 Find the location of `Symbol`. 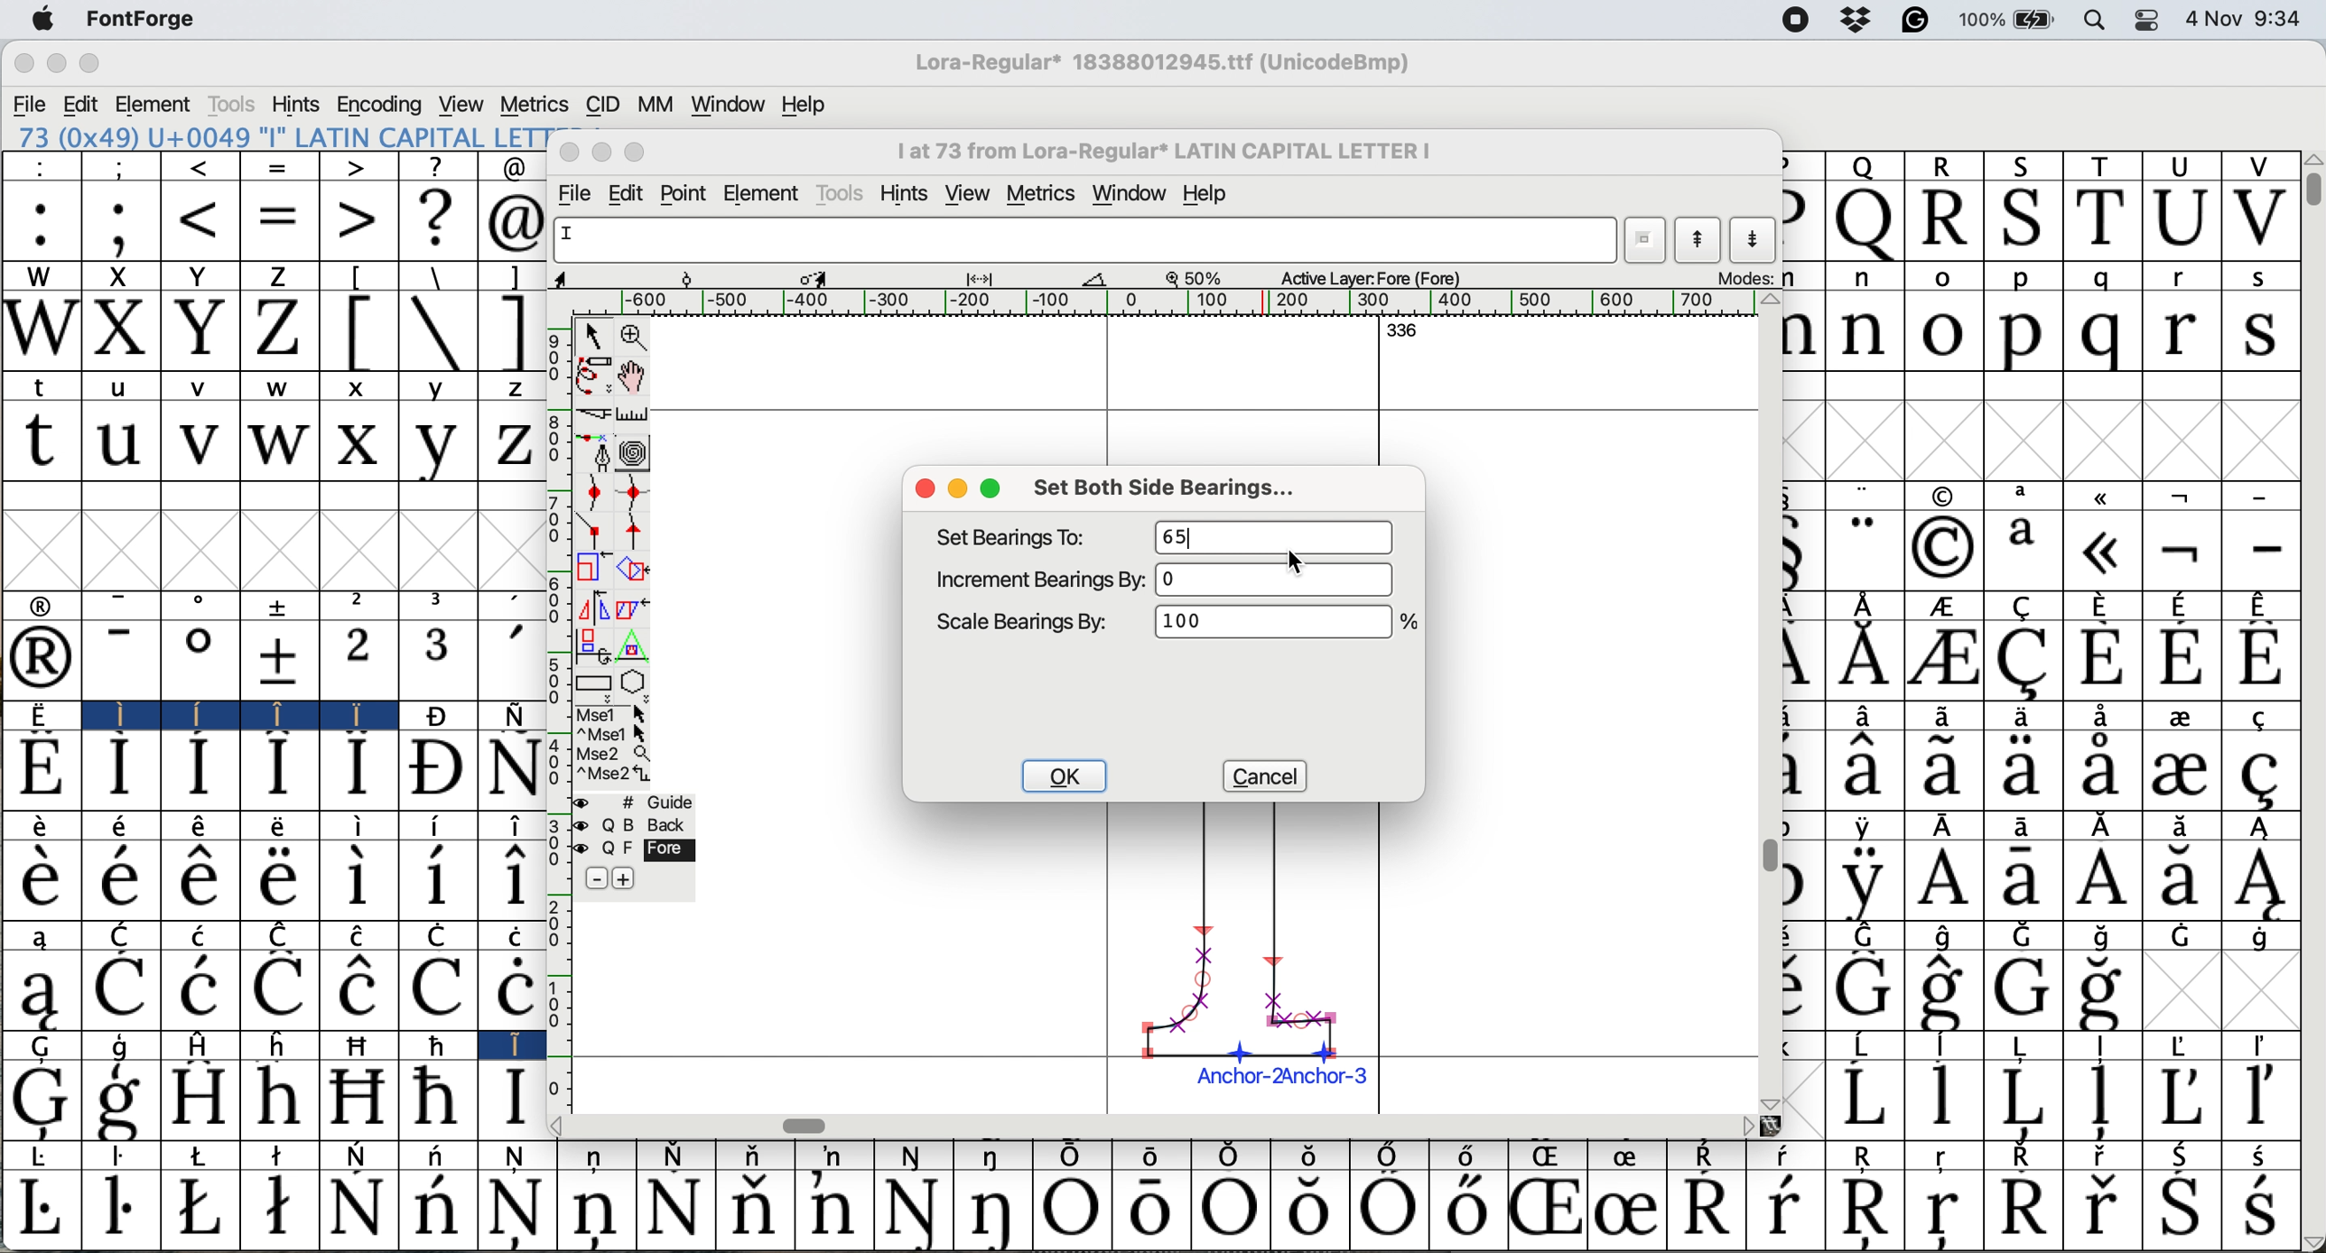

Symbol is located at coordinates (36, 1100).